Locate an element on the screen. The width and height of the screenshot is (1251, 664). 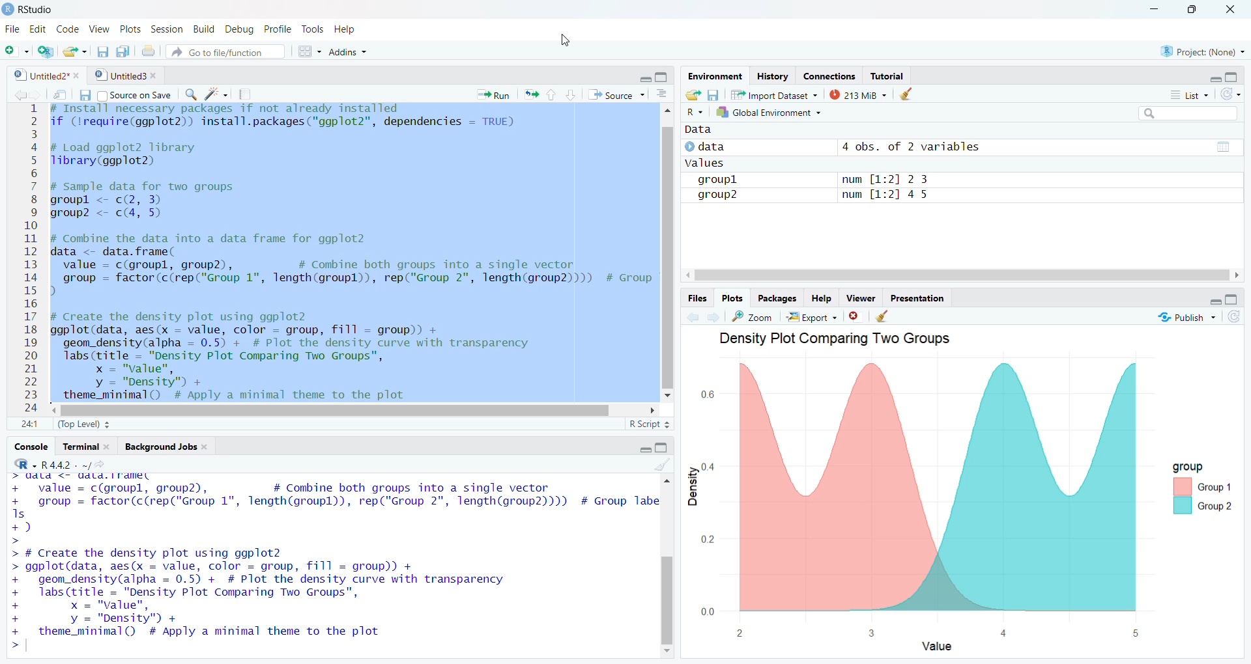
close slide bar is located at coordinates (801, 275).